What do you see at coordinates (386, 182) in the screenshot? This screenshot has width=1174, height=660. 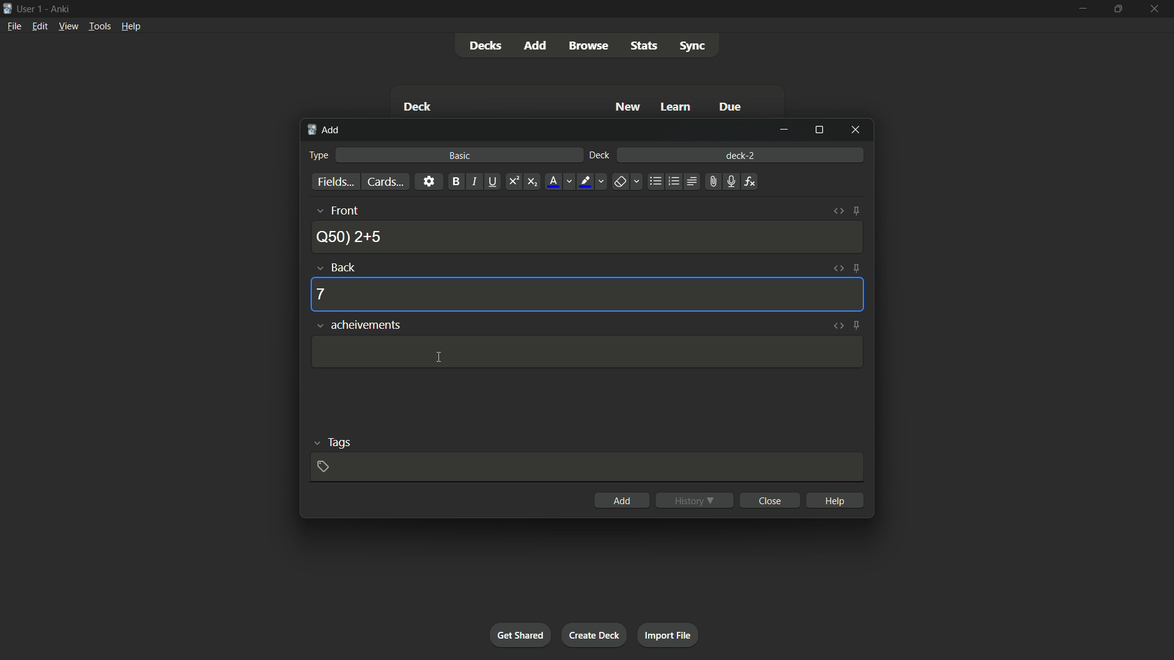 I see `cards` at bounding box center [386, 182].